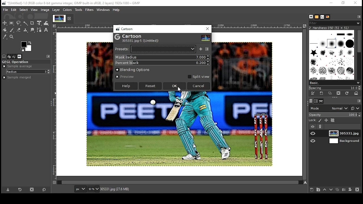 The image size is (363, 204). What do you see at coordinates (14, 57) in the screenshot?
I see `undo history` at bounding box center [14, 57].